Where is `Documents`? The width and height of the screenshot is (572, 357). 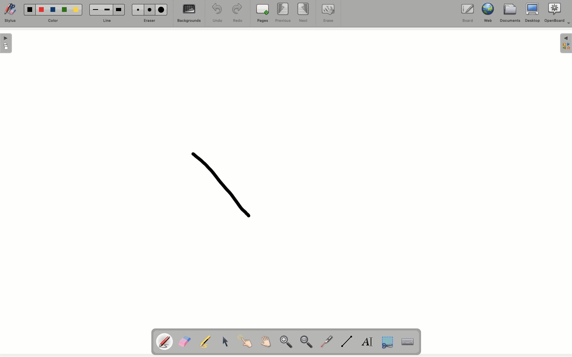 Documents is located at coordinates (510, 14).